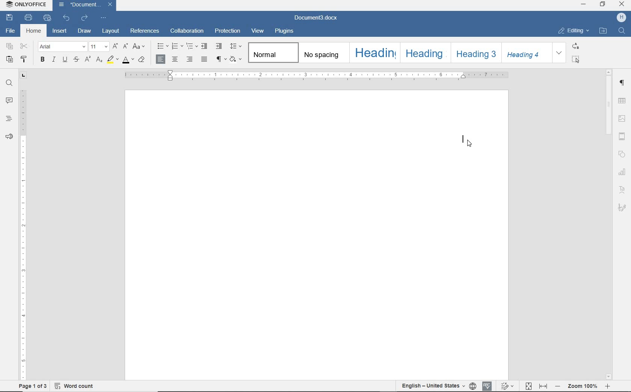 The height and width of the screenshot is (392, 631). What do you see at coordinates (623, 137) in the screenshot?
I see `HEADER & FOOTER` at bounding box center [623, 137].